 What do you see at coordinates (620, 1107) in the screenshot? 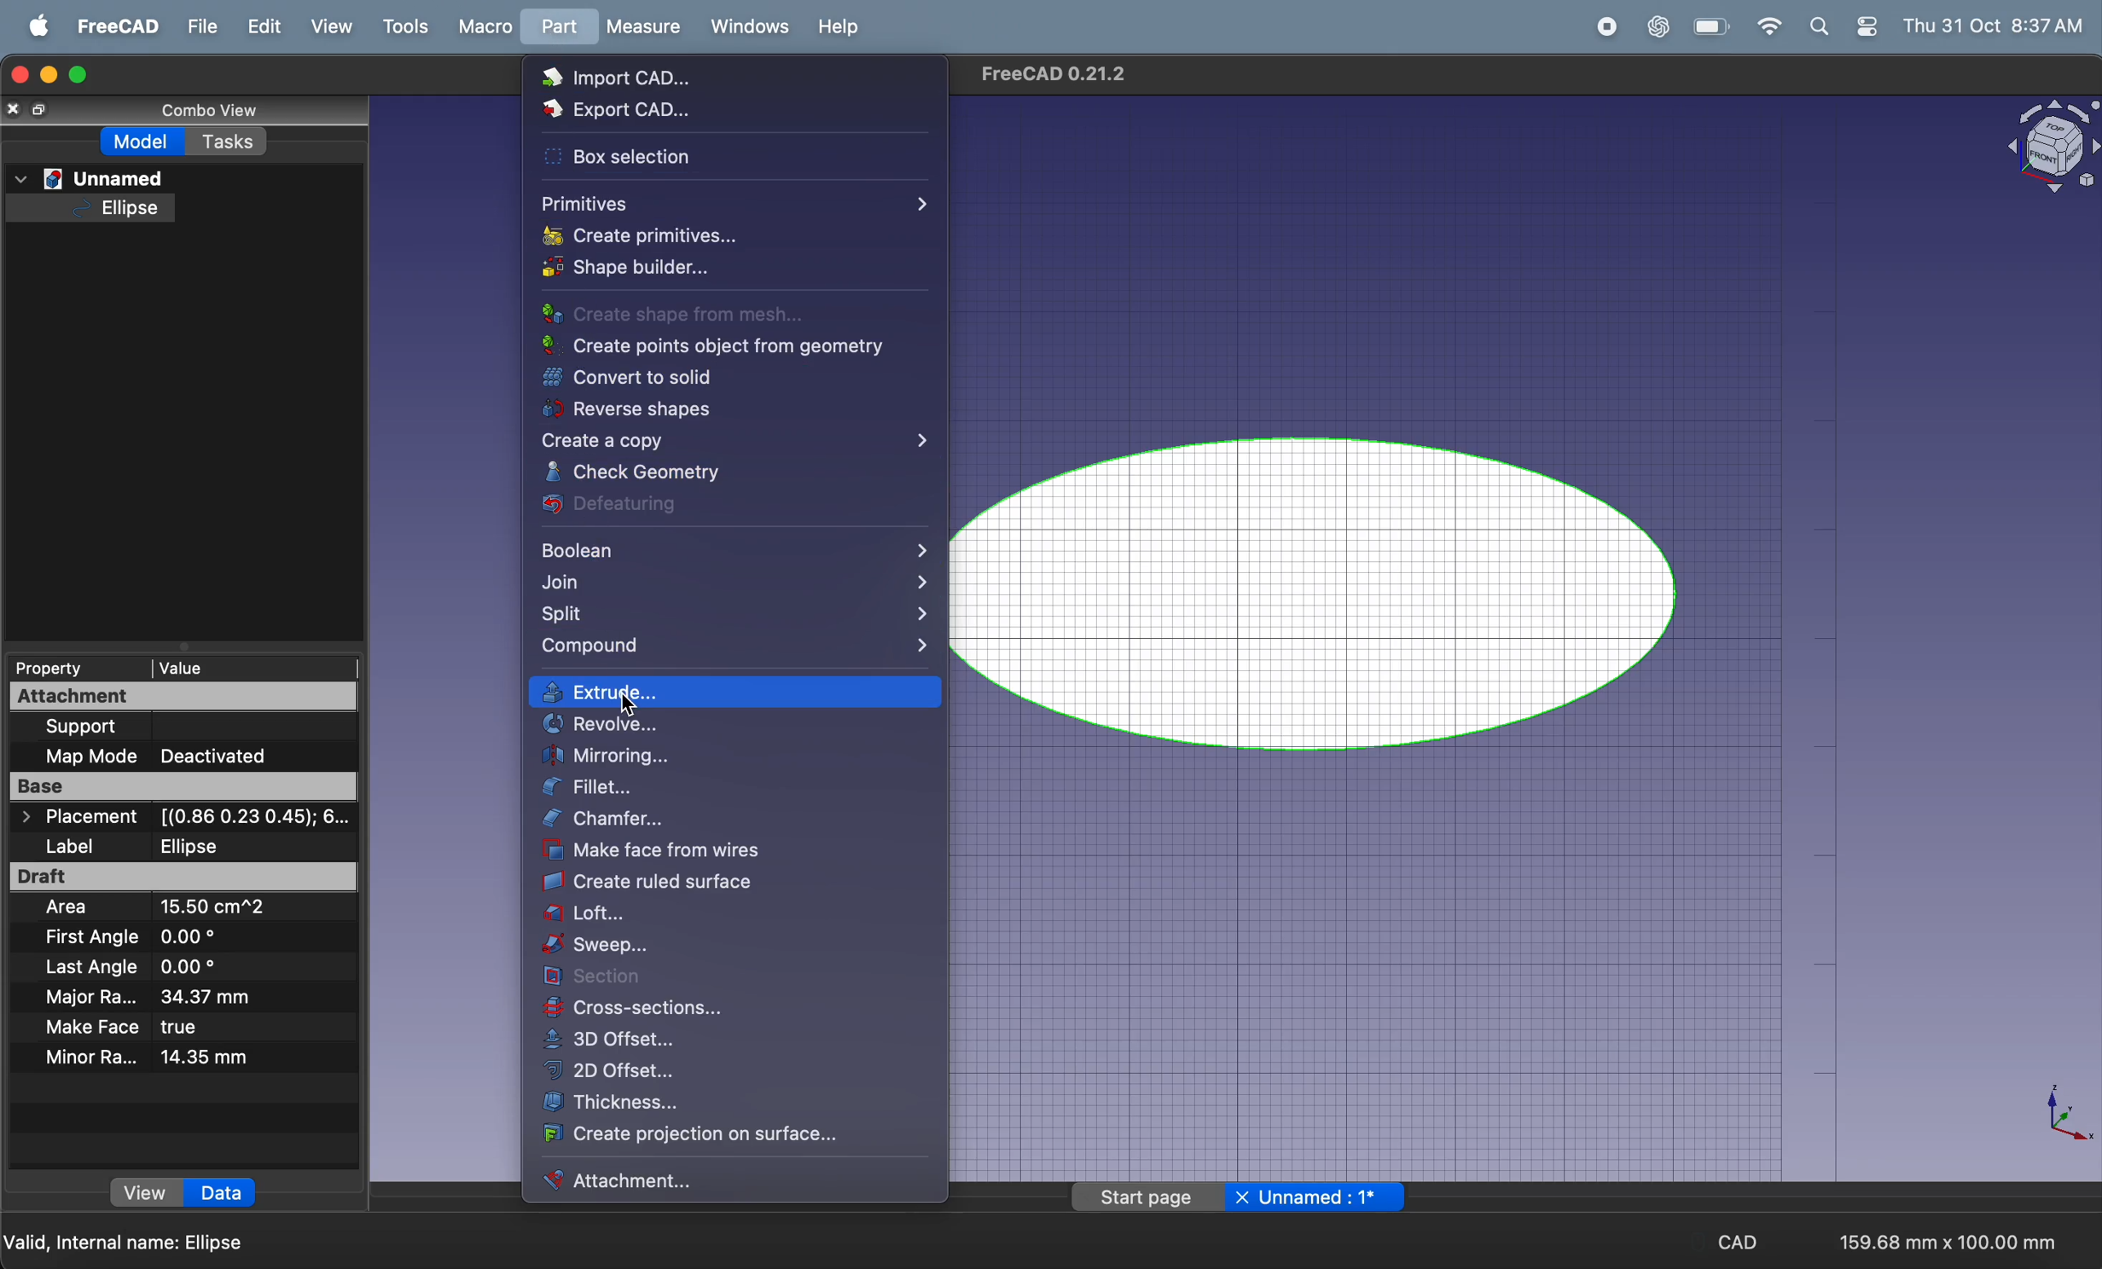
I see `thickness` at bounding box center [620, 1107].